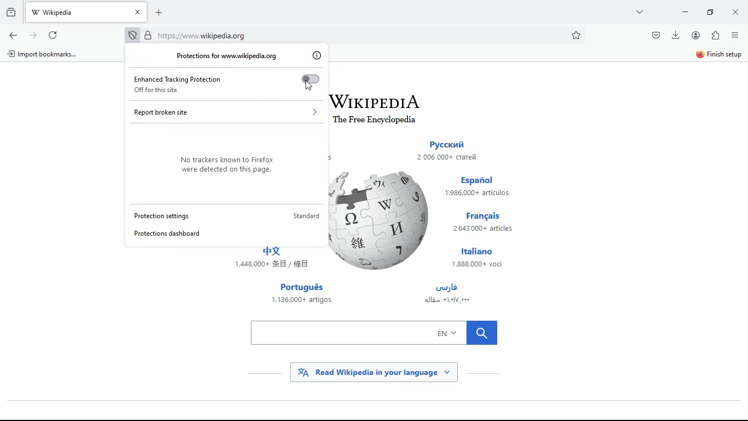 The height and width of the screenshot is (421, 748). I want to click on japanese, so click(274, 258).